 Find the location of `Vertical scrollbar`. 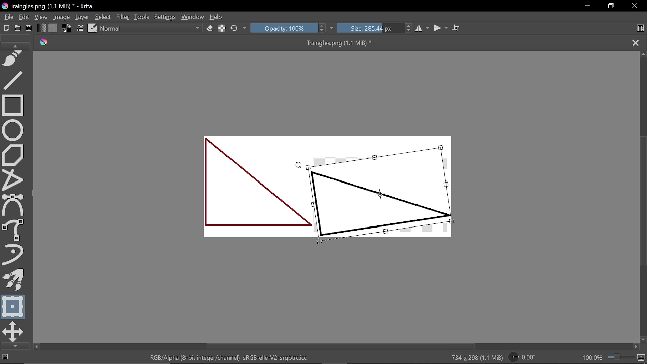

Vertical scrollbar is located at coordinates (642, 200).